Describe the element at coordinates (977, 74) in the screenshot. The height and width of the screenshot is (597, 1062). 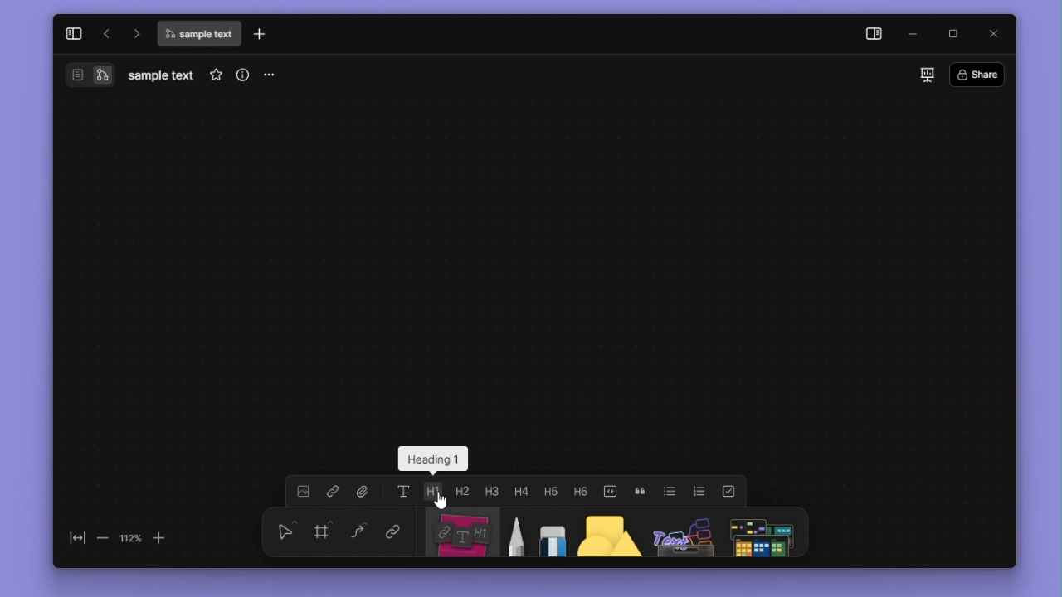
I see `share` at that location.